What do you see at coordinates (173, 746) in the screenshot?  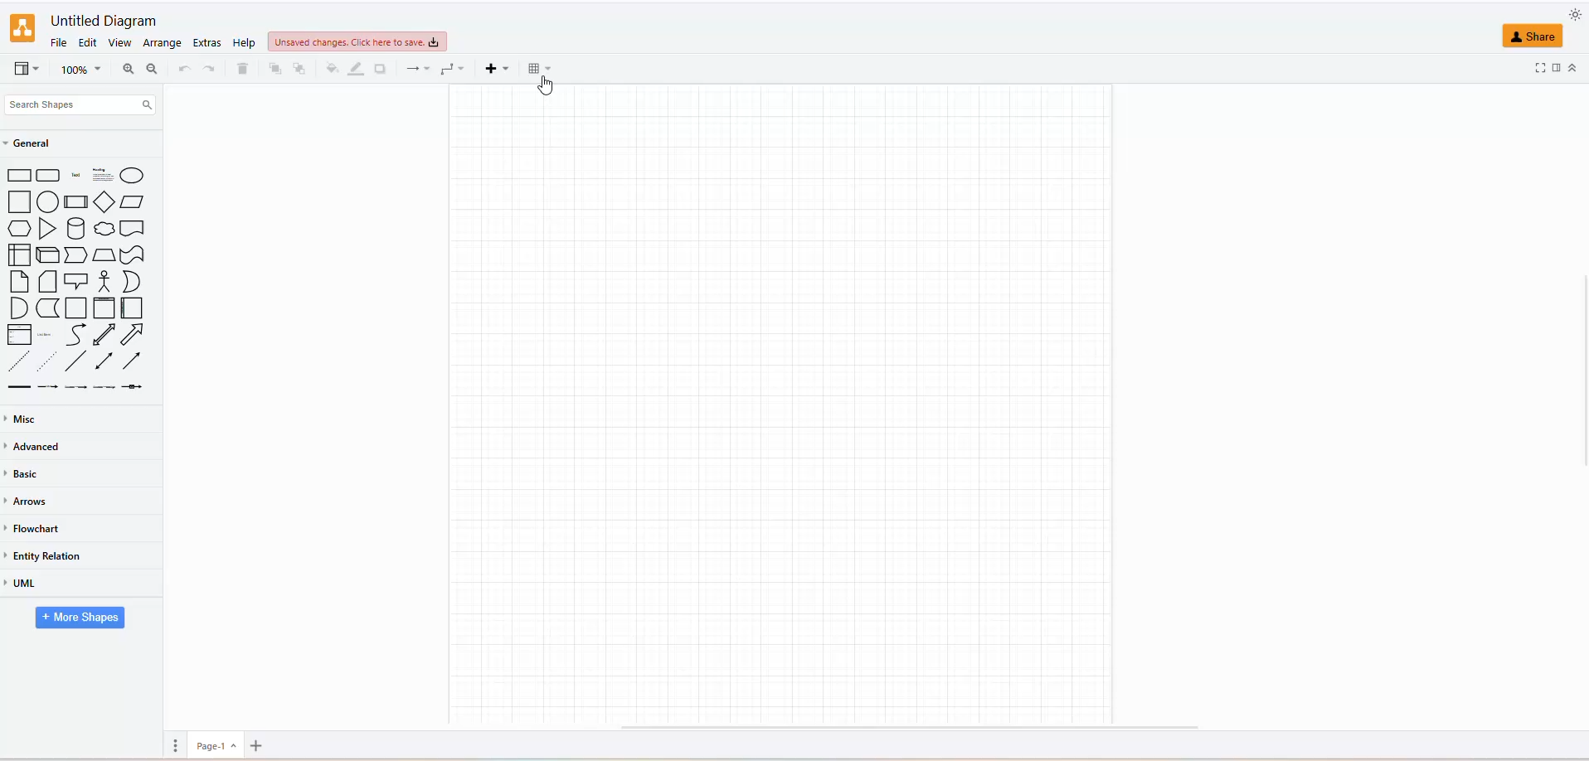 I see `pages` at bounding box center [173, 746].